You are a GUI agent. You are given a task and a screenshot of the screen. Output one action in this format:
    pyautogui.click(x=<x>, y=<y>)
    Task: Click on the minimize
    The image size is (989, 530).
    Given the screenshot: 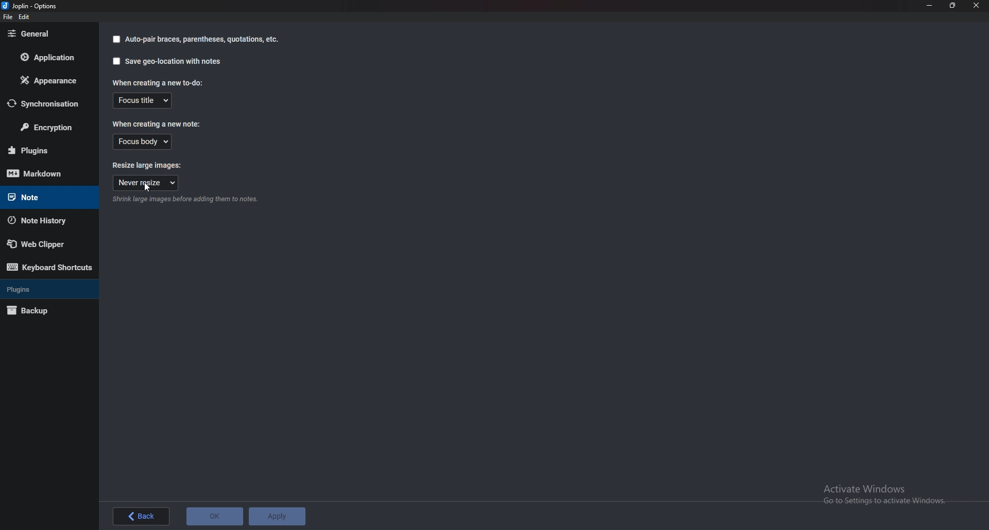 What is the action you would take?
    pyautogui.click(x=930, y=5)
    